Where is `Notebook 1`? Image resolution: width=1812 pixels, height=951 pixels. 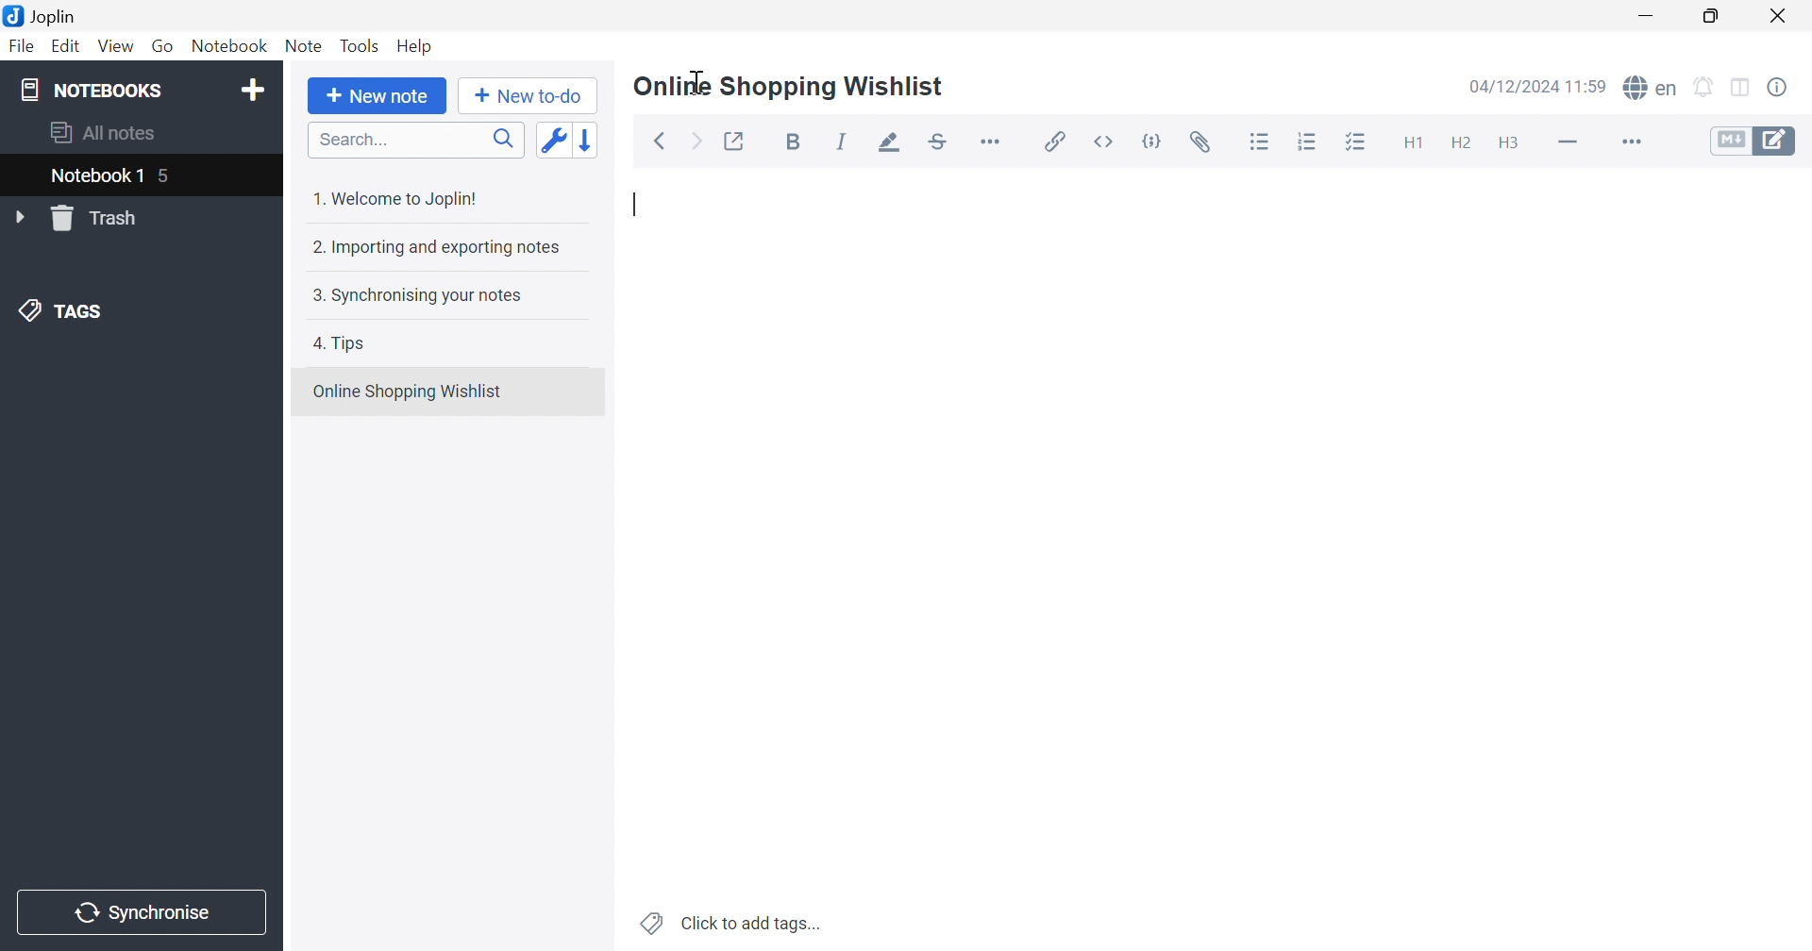 Notebook 1 is located at coordinates (115, 177).